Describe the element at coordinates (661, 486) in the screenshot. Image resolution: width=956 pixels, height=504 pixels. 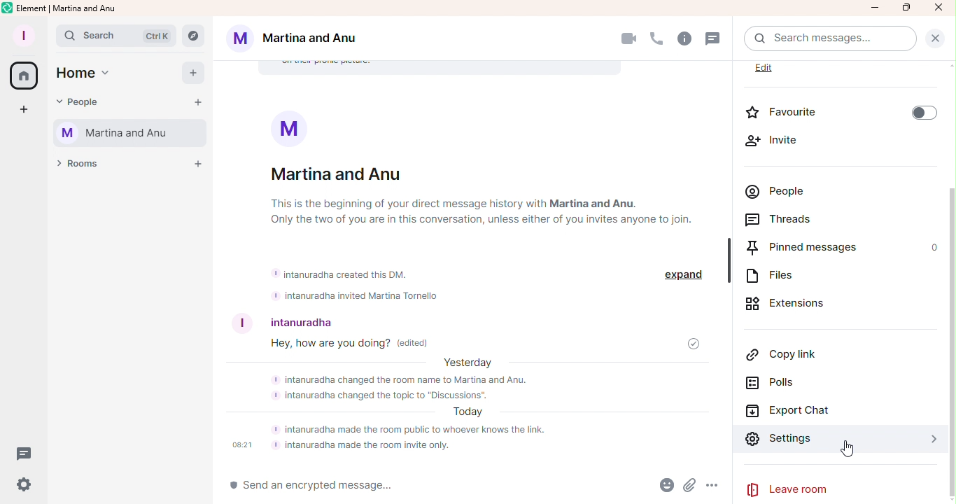
I see `Emoji` at that location.